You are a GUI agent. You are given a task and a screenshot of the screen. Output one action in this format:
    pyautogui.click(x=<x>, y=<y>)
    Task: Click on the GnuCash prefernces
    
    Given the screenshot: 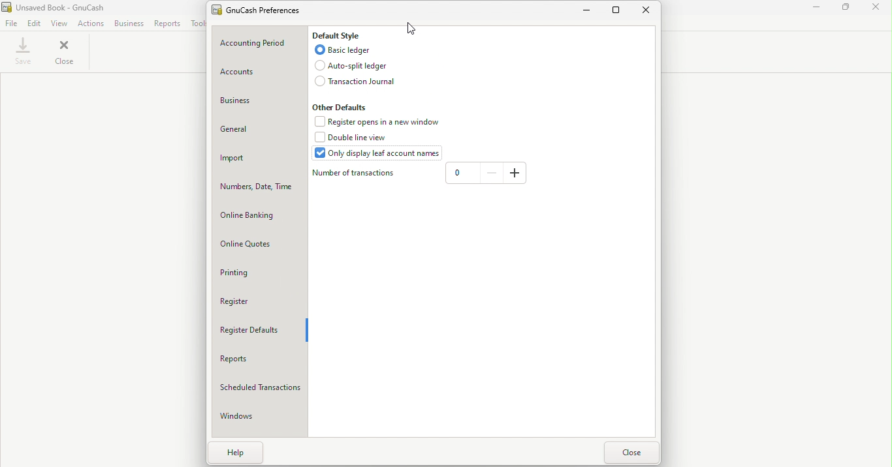 What is the action you would take?
    pyautogui.click(x=263, y=12)
    